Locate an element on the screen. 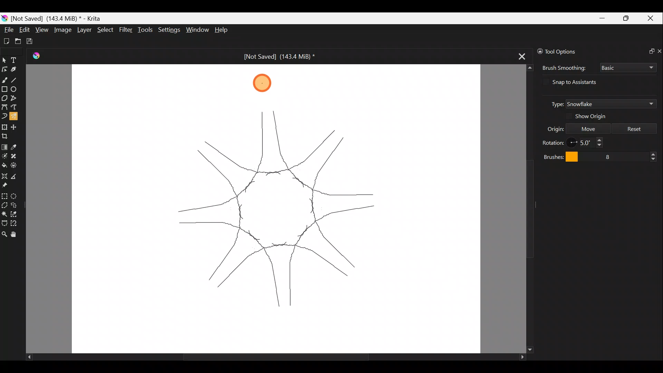 The image size is (663, 373). 8 is located at coordinates (624, 155).